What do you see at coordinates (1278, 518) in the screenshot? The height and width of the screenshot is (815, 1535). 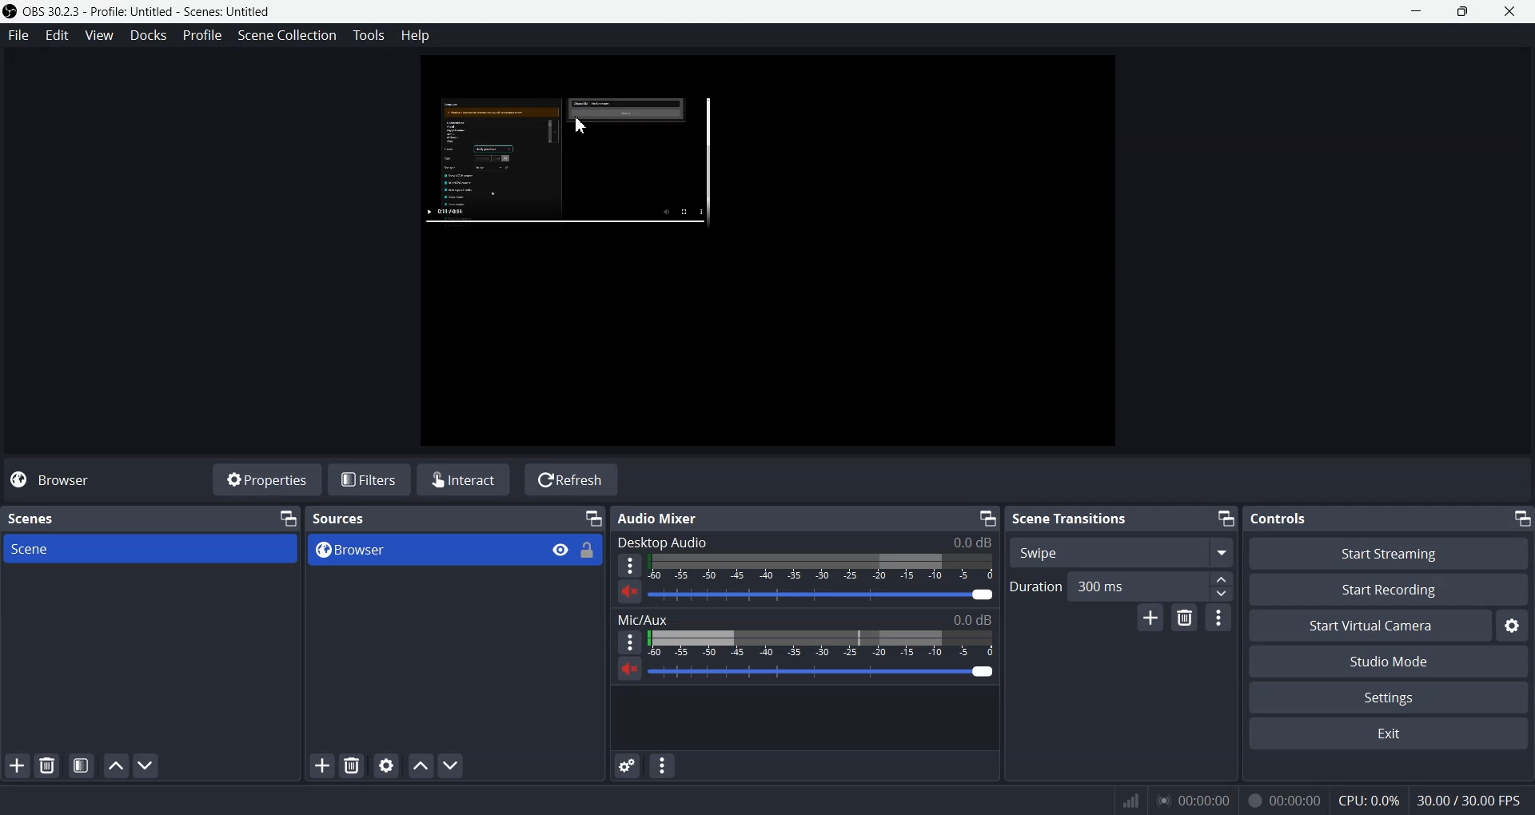 I see `Controls` at bounding box center [1278, 518].